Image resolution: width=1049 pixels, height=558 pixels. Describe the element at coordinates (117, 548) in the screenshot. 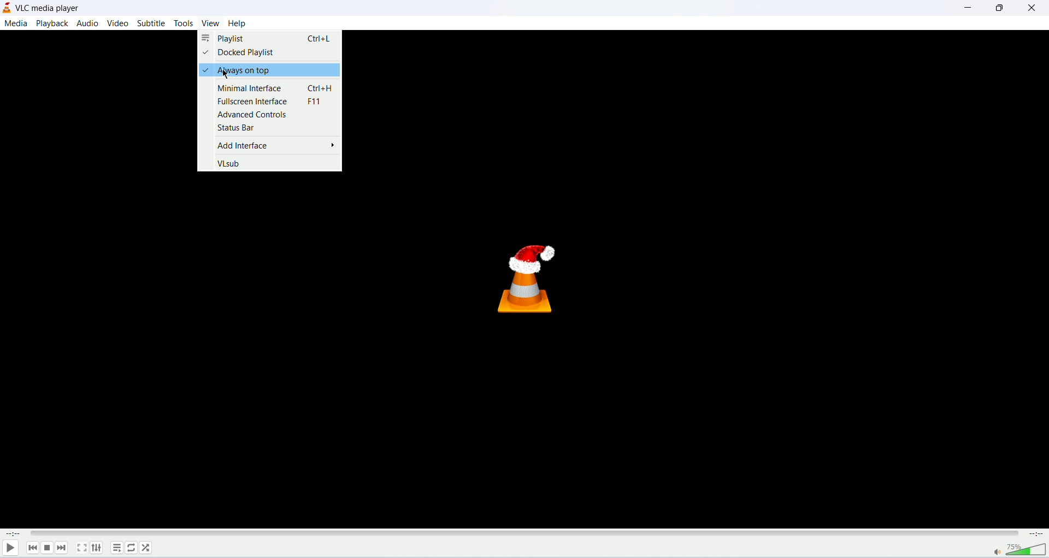

I see `toggle playlist` at that location.